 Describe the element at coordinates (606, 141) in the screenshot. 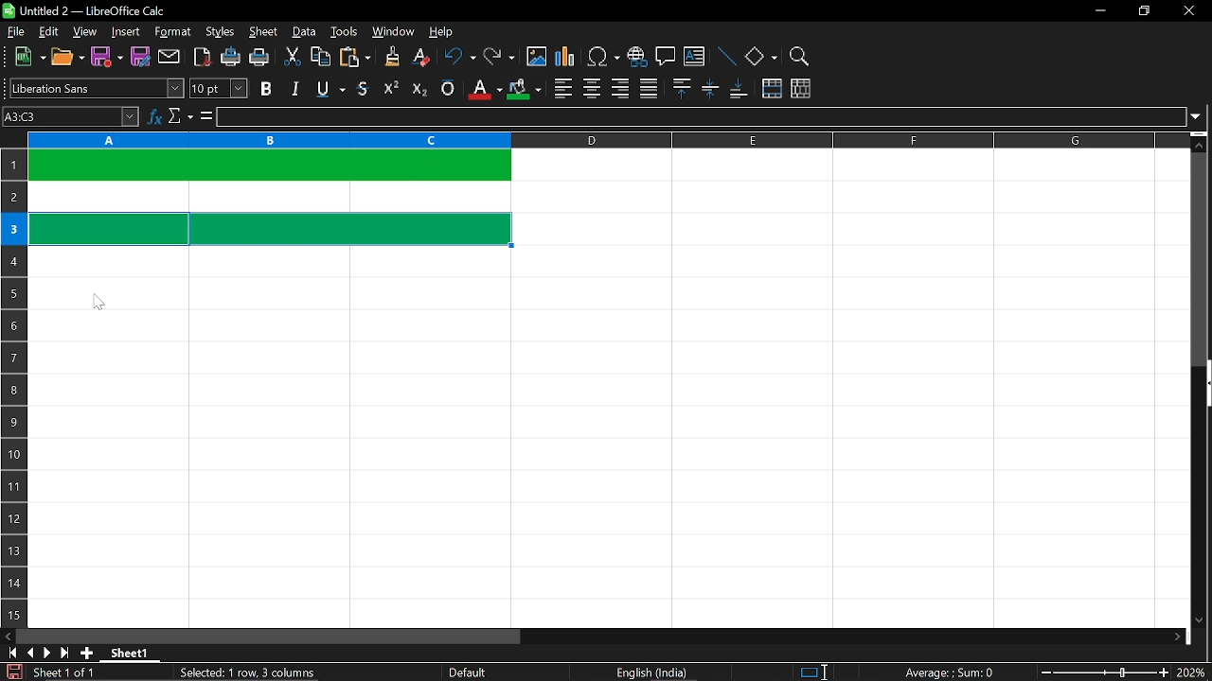

I see `columns` at that location.